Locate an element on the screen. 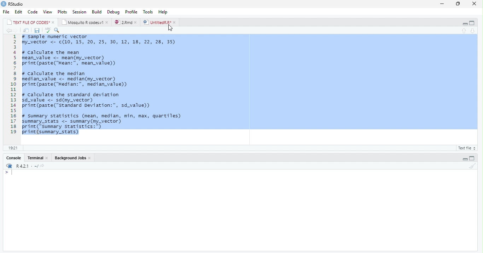  tools is located at coordinates (149, 12).